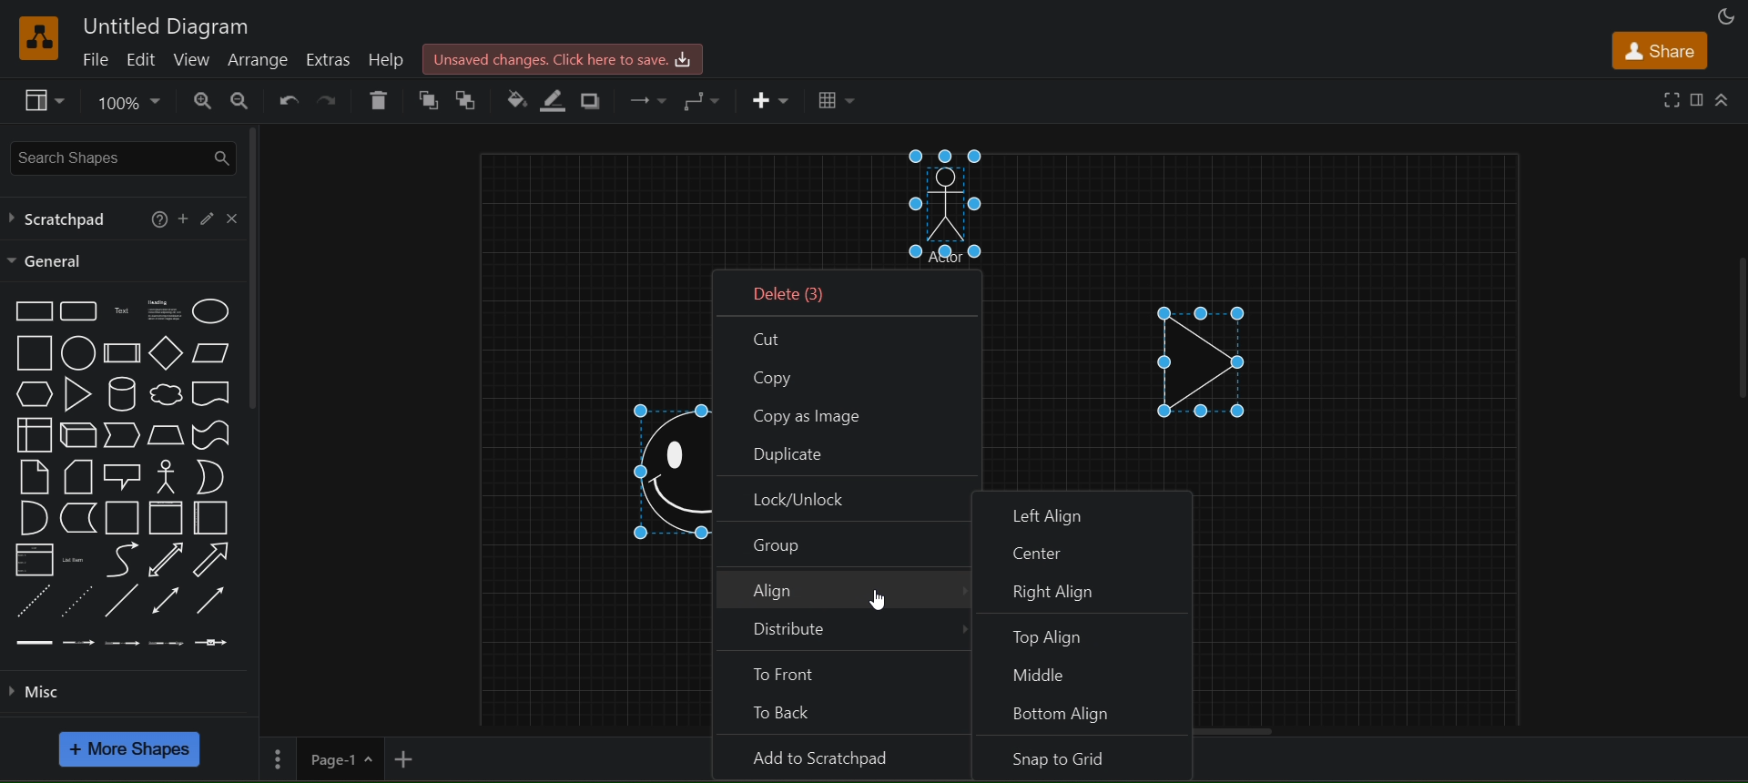  What do you see at coordinates (123, 435) in the screenshot?
I see `step` at bounding box center [123, 435].